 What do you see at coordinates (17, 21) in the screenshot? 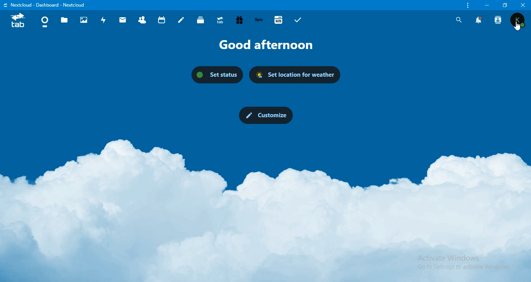
I see `icon` at bounding box center [17, 21].